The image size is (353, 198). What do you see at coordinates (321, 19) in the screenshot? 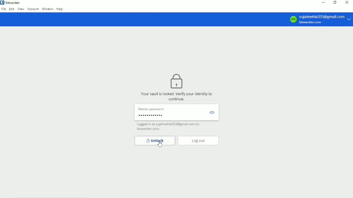
I see `sujaimehla333@gmall.com  bitwarden.com` at bounding box center [321, 19].